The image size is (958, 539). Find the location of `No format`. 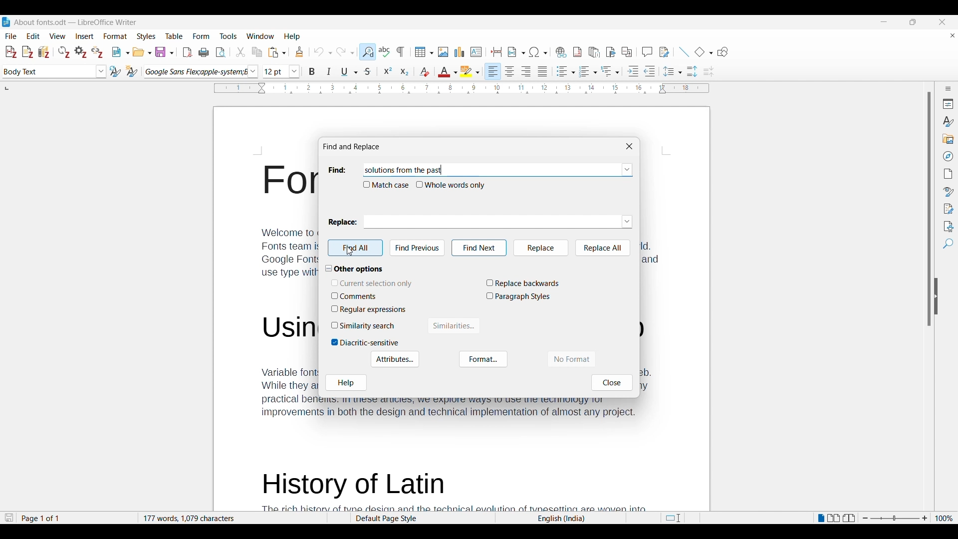

No format is located at coordinates (571, 359).